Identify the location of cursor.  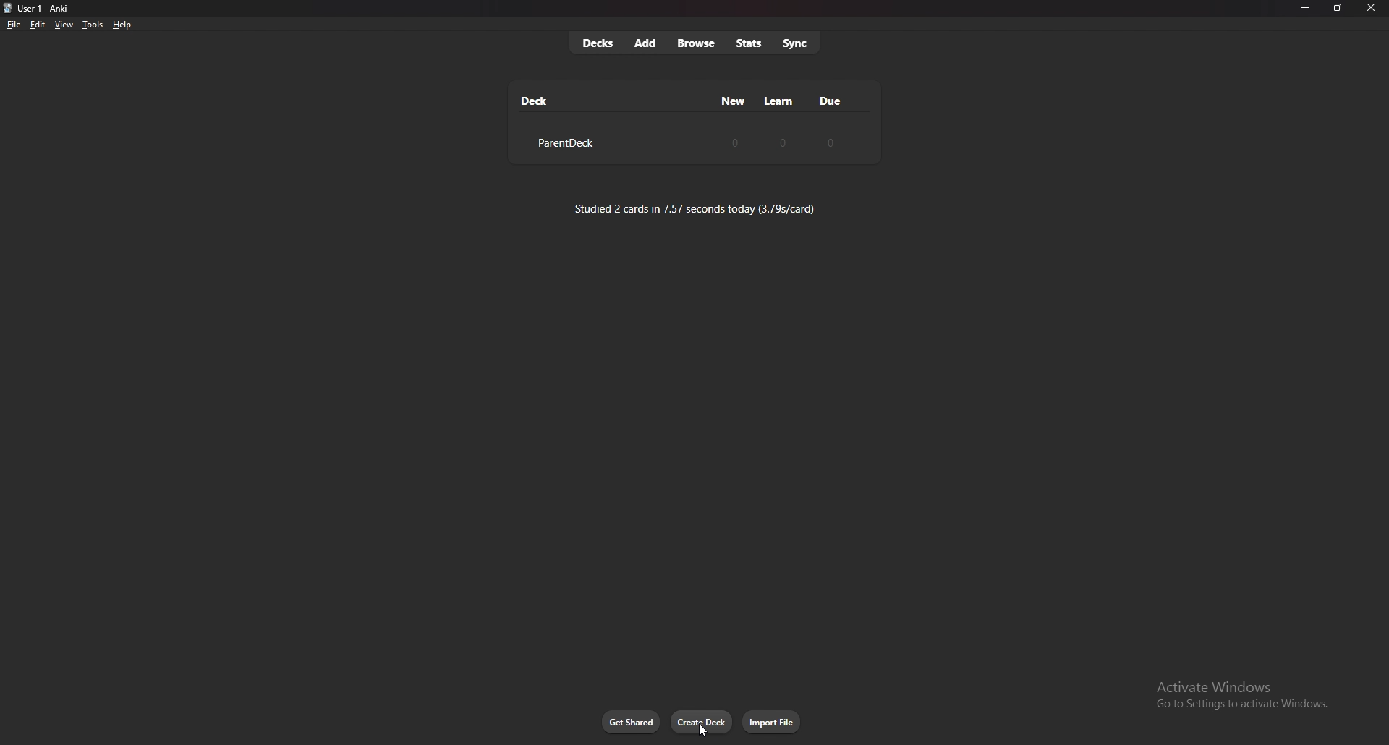
(702, 728).